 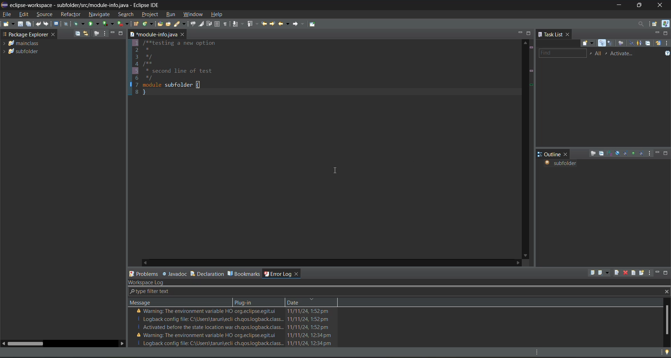 What do you see at coordinates (154, 34) in the screenshot?
I see `module info java` at bounding box center [154, 34].